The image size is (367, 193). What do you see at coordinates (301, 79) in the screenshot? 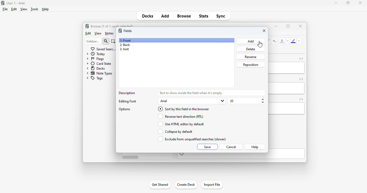
I see `toggle HTML editor` at bounding box center [301, 79].